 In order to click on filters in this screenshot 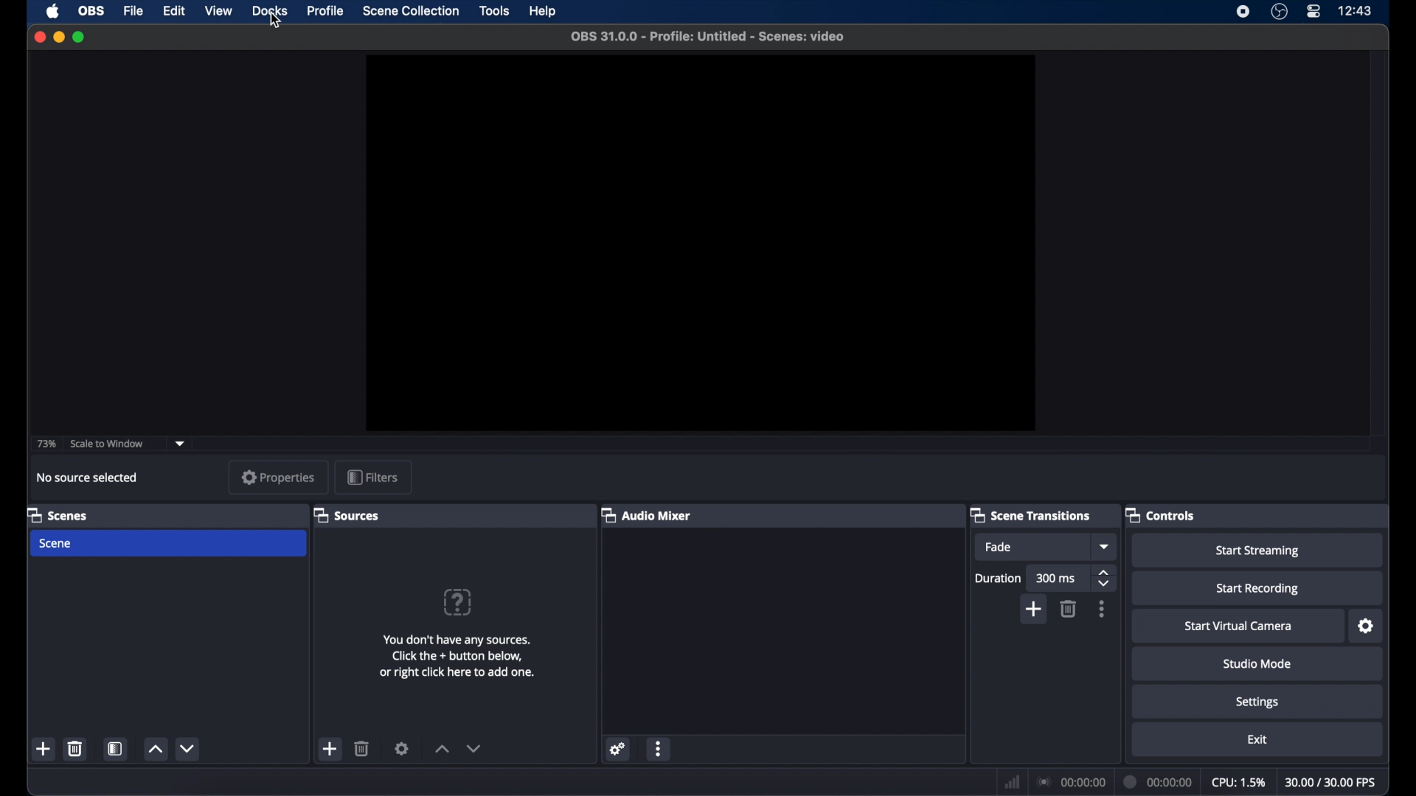, I will do `click(372, 477)`.